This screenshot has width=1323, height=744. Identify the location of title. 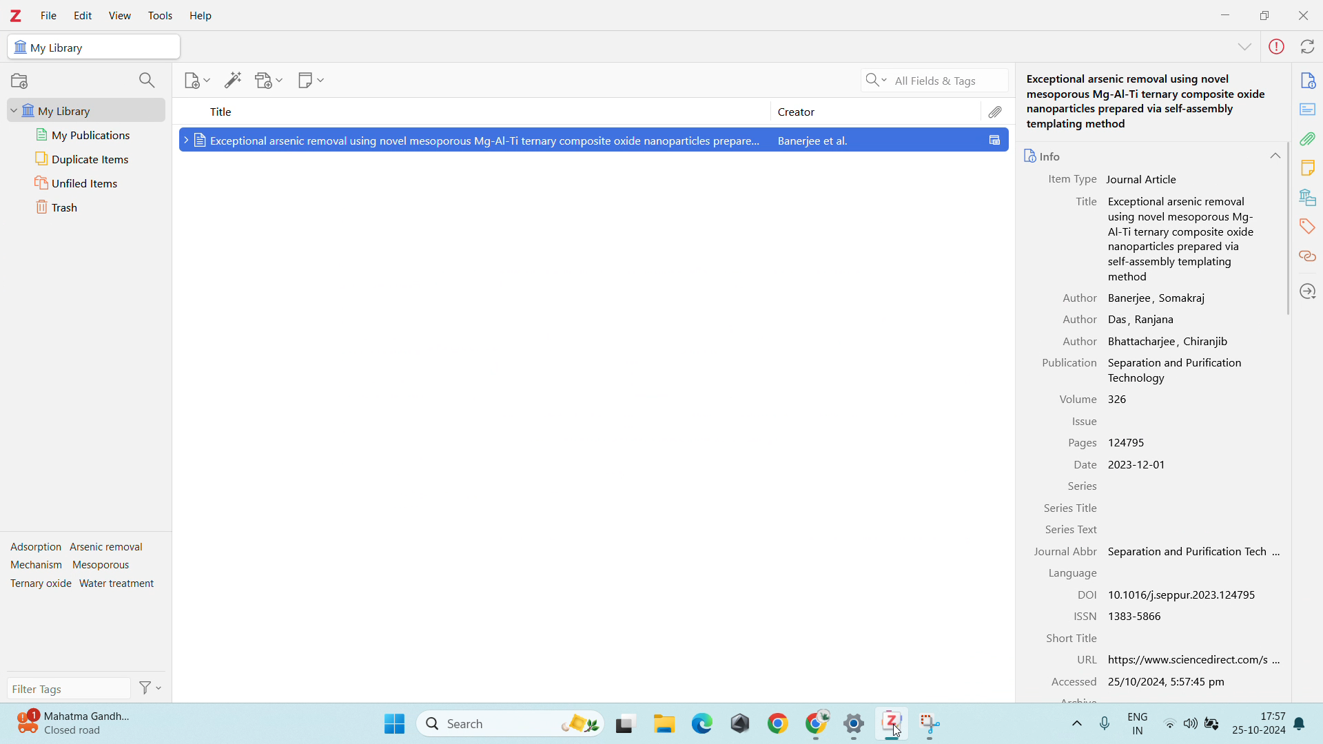
(461, 110).